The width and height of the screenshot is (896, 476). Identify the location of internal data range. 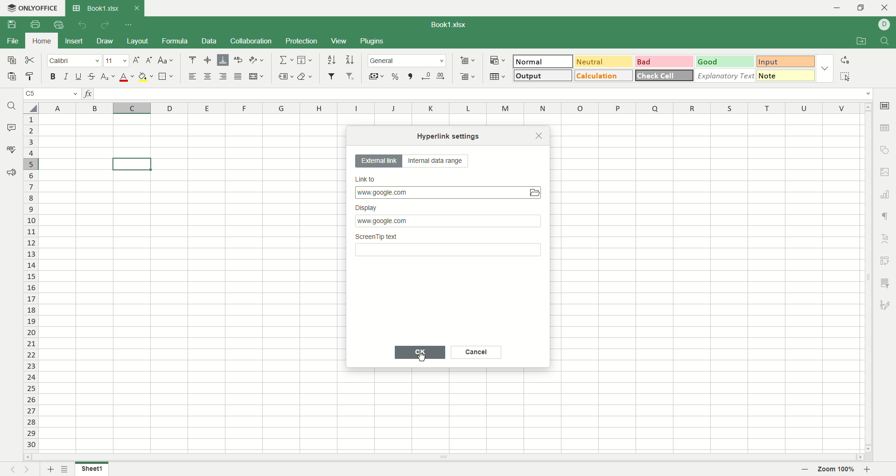
(439, 162).